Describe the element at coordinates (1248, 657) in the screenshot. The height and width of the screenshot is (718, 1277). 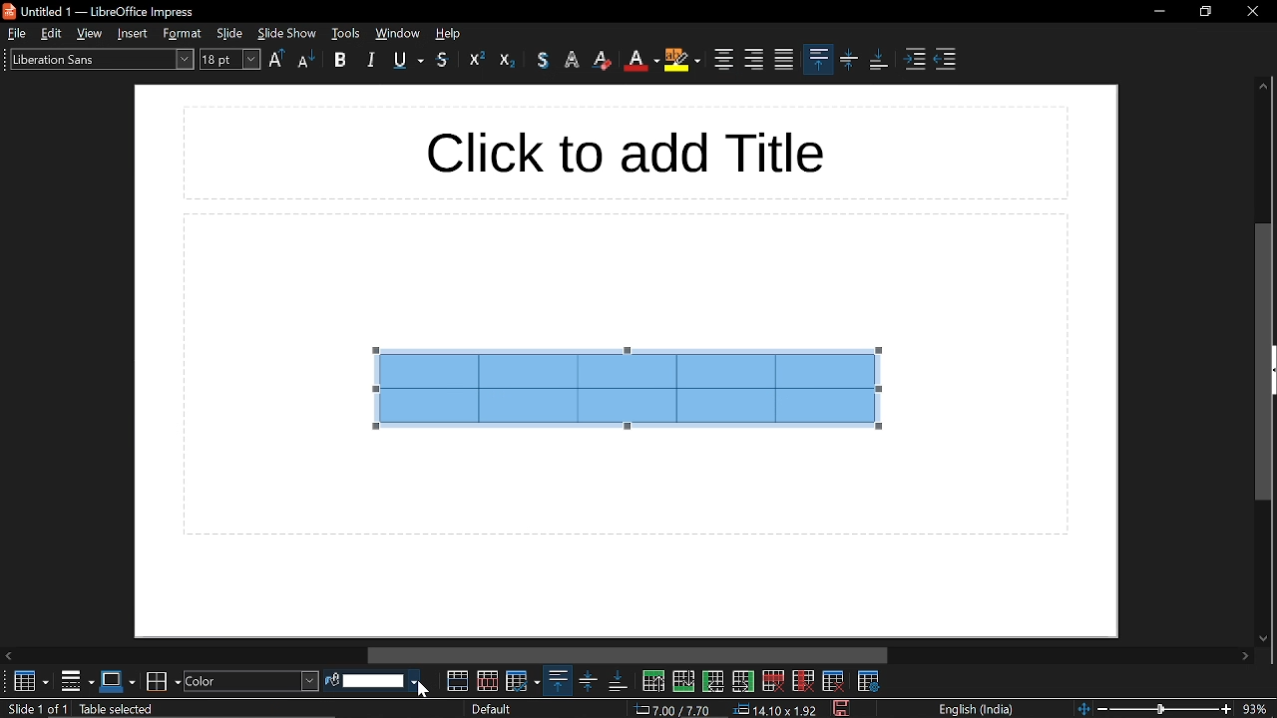
I see `move right` at that location.